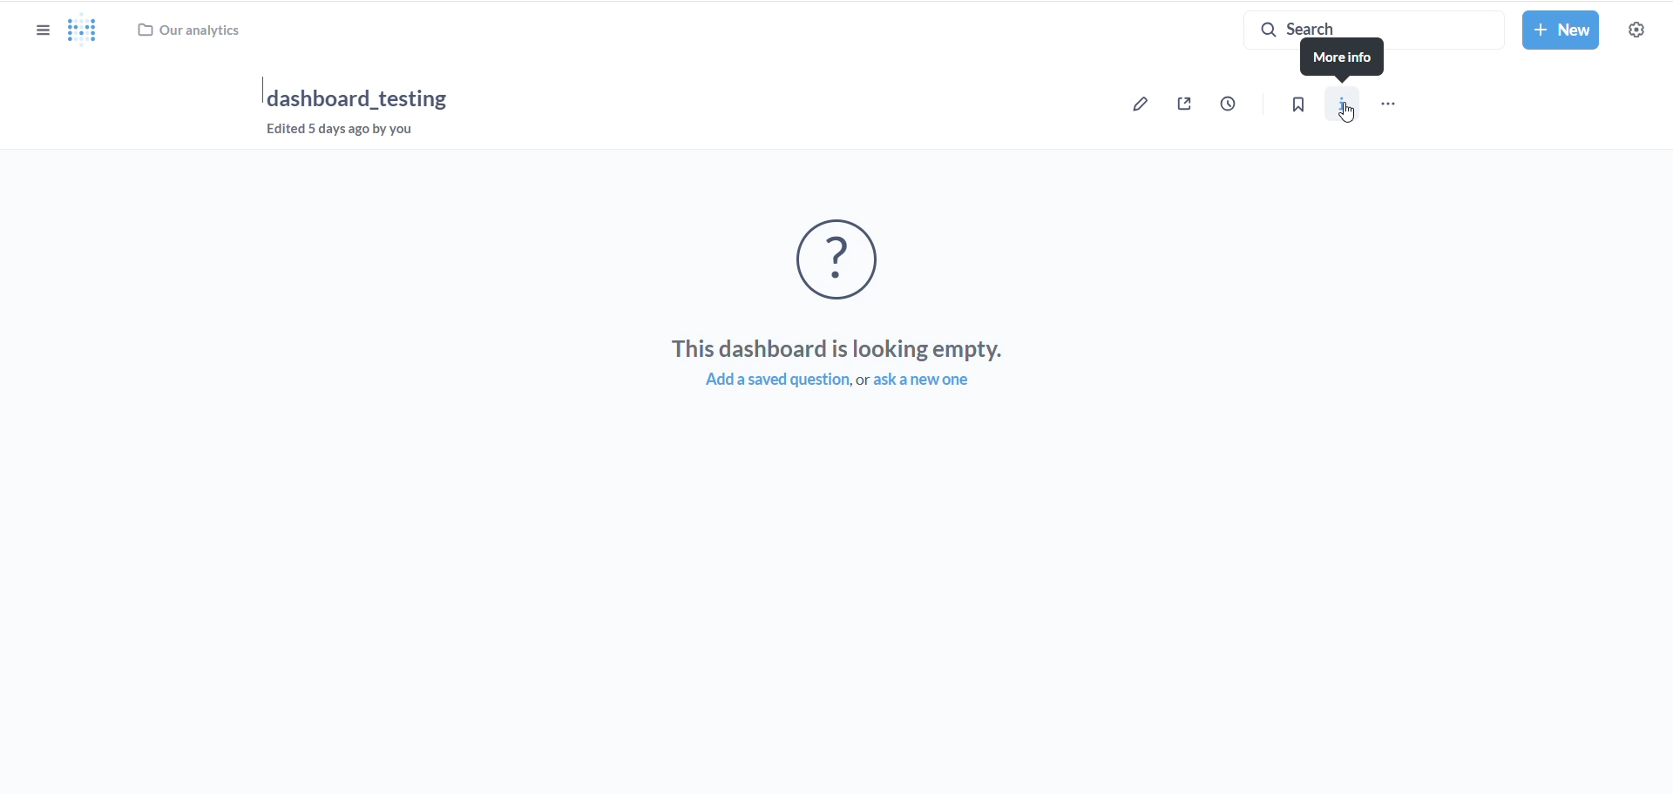  I want to click on more info, so click(1351, 106).